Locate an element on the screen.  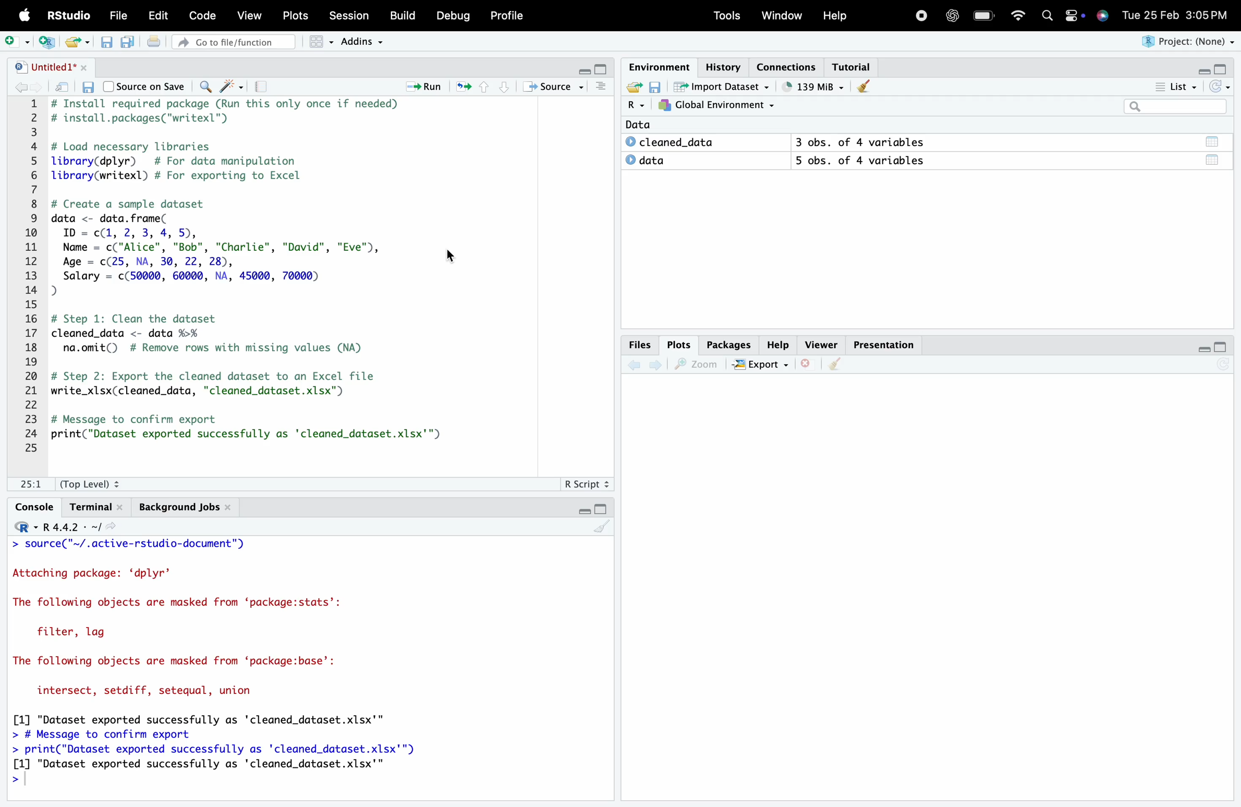
Search bar is located at coordinates (1182, 108).